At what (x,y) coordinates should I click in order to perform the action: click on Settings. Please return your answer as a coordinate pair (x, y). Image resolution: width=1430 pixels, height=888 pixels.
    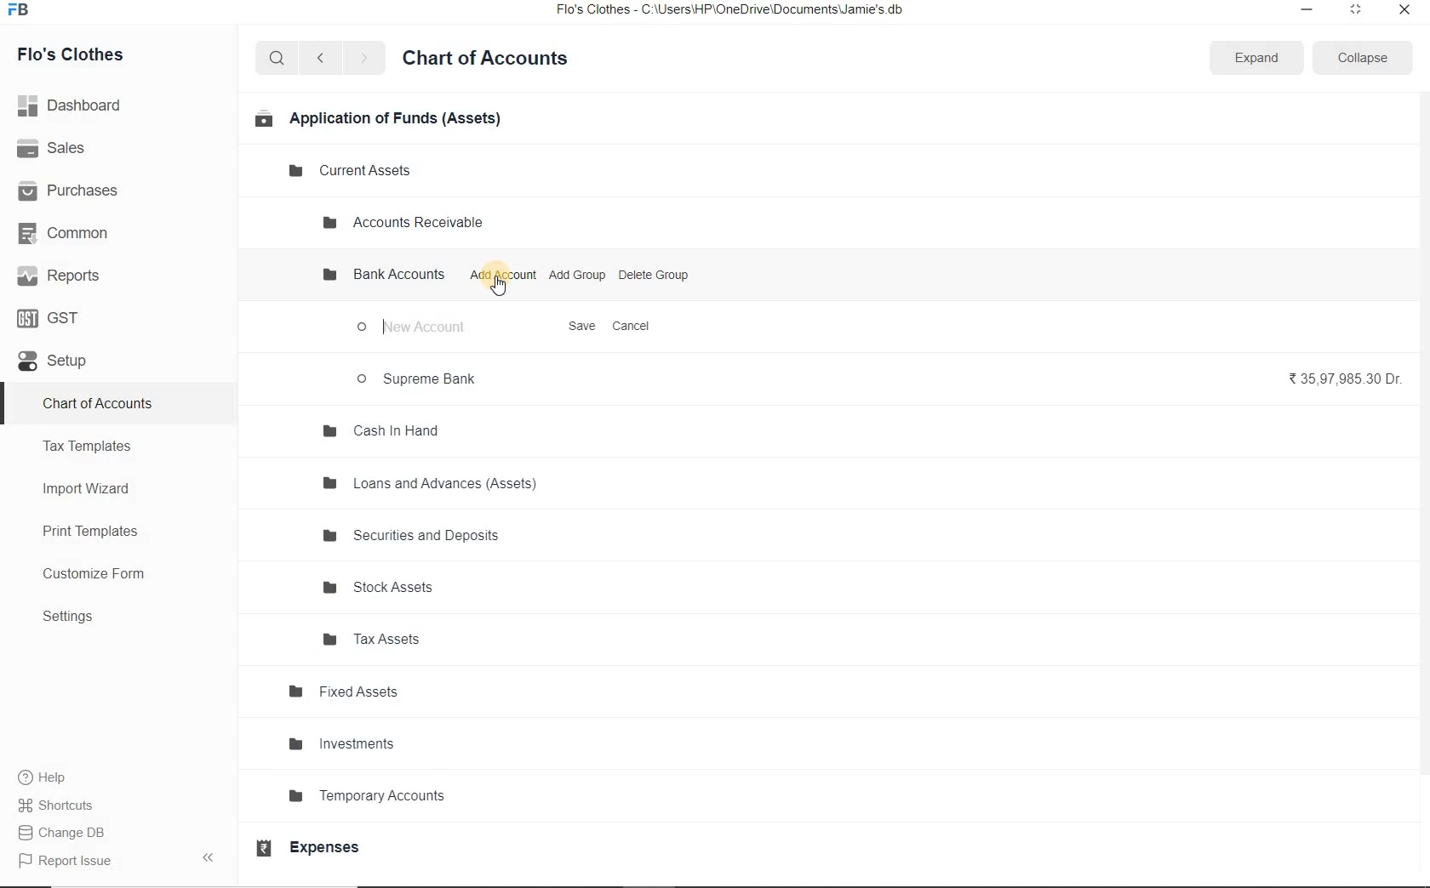
    Looking at the image, I should click on (116, 618).